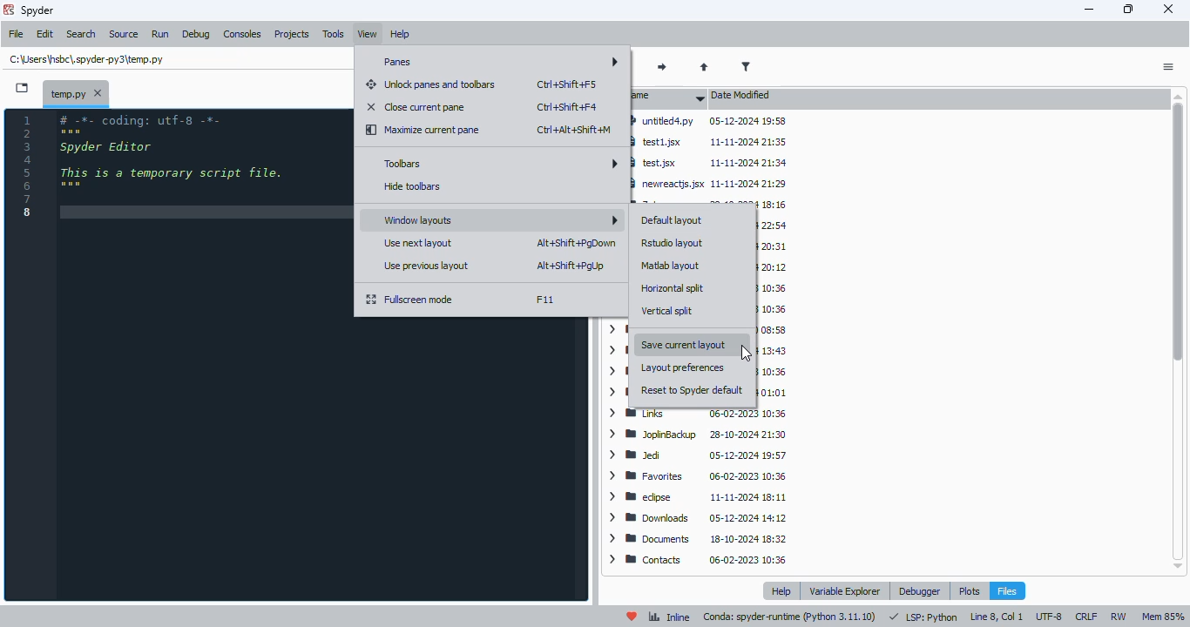 This screenshot has height=627, width=1190. What do you see at coordinates (409, 300) in the screenshot?
I see `fullscreen mode` at bounding box center [409, 300].